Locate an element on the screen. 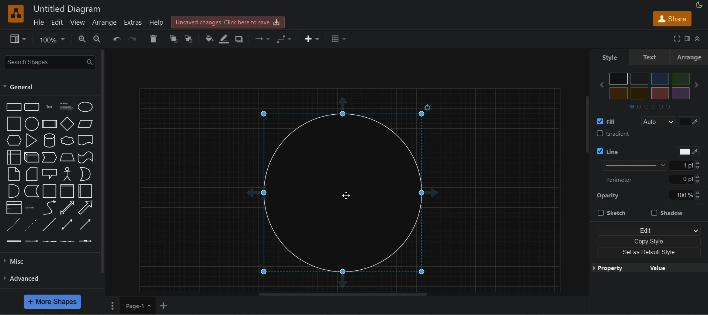 The image size is (708, 315). table is located at coordinates (339, 38).